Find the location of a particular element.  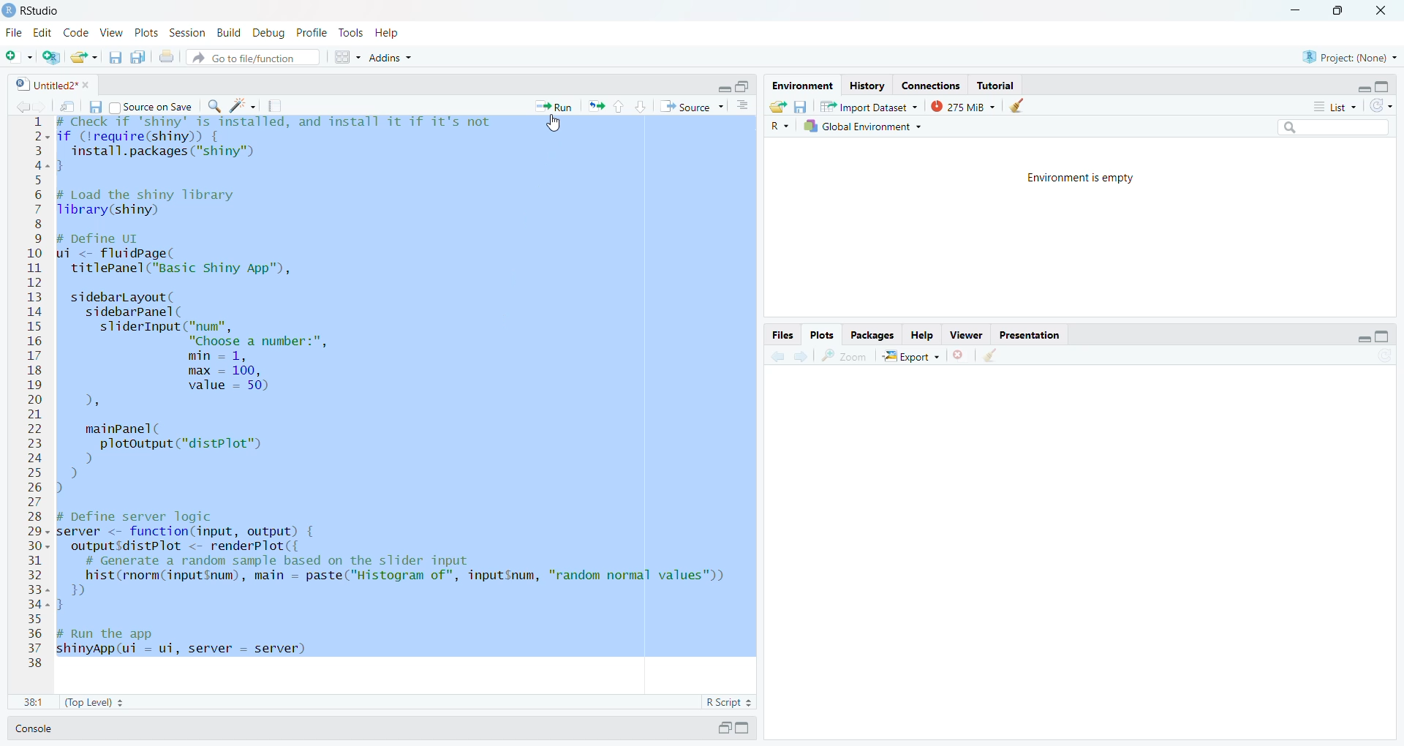

back is located at coordinates (779, 355).